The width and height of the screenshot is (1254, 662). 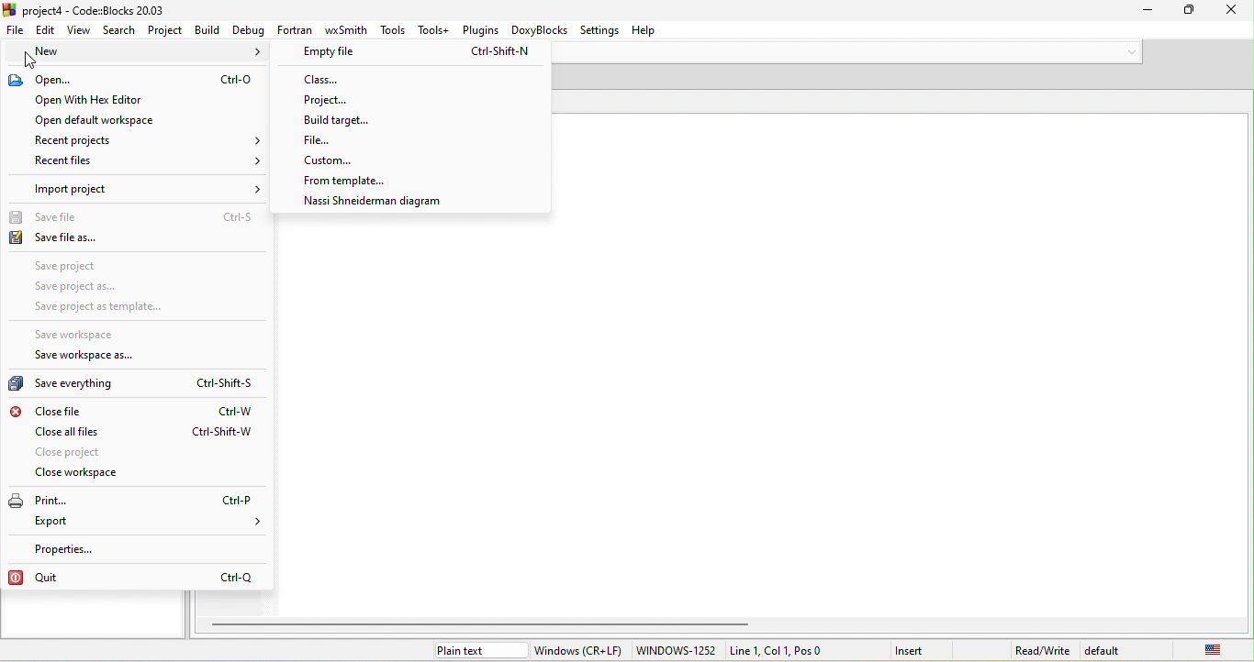 What do you see at coordinates (15, 32) in the screenshot?
I see `file` at bounding box center [15, 32].